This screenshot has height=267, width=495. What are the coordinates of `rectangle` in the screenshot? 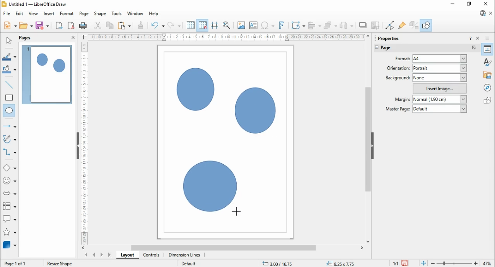 It's located at (9, 97).